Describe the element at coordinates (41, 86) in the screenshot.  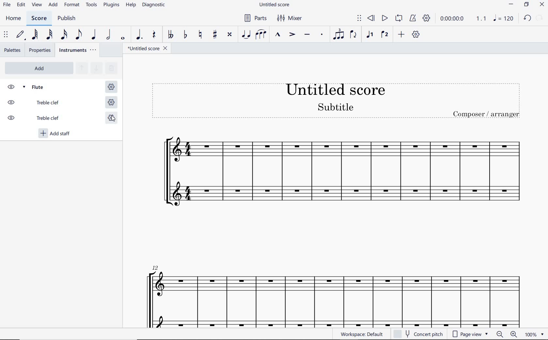
I see `FLUTE` at that location.